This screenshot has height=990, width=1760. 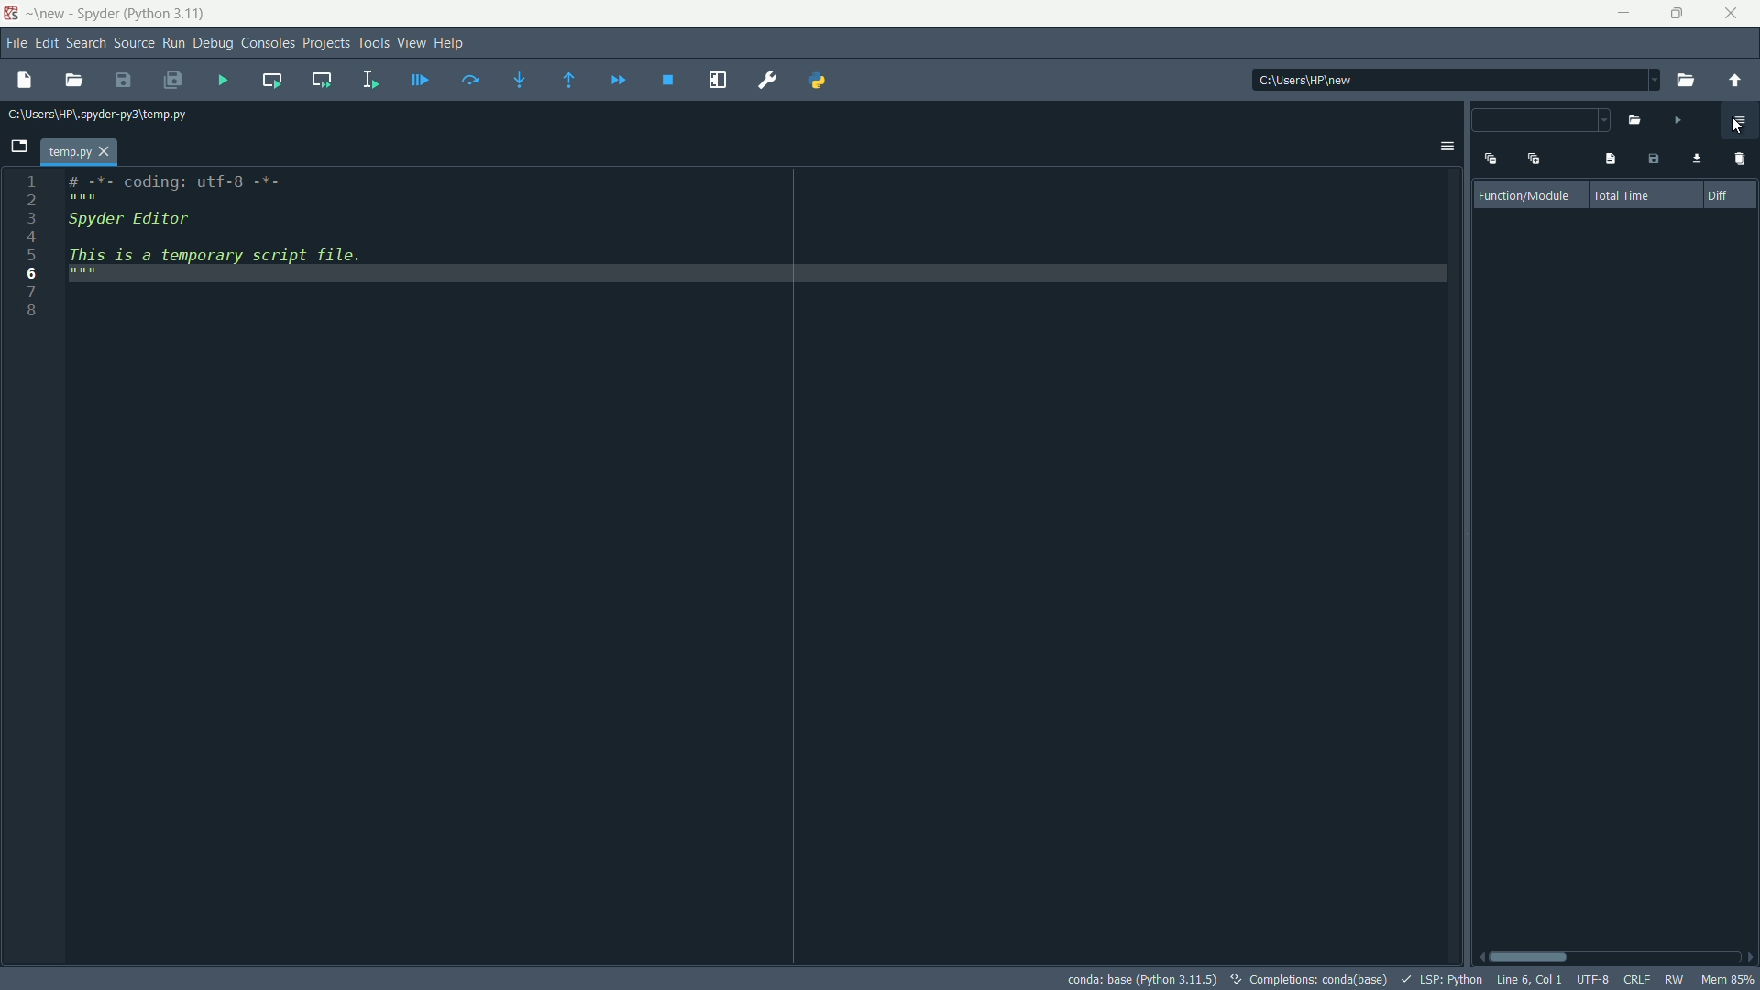 I want to click on open file, so click(x=72, y=81).